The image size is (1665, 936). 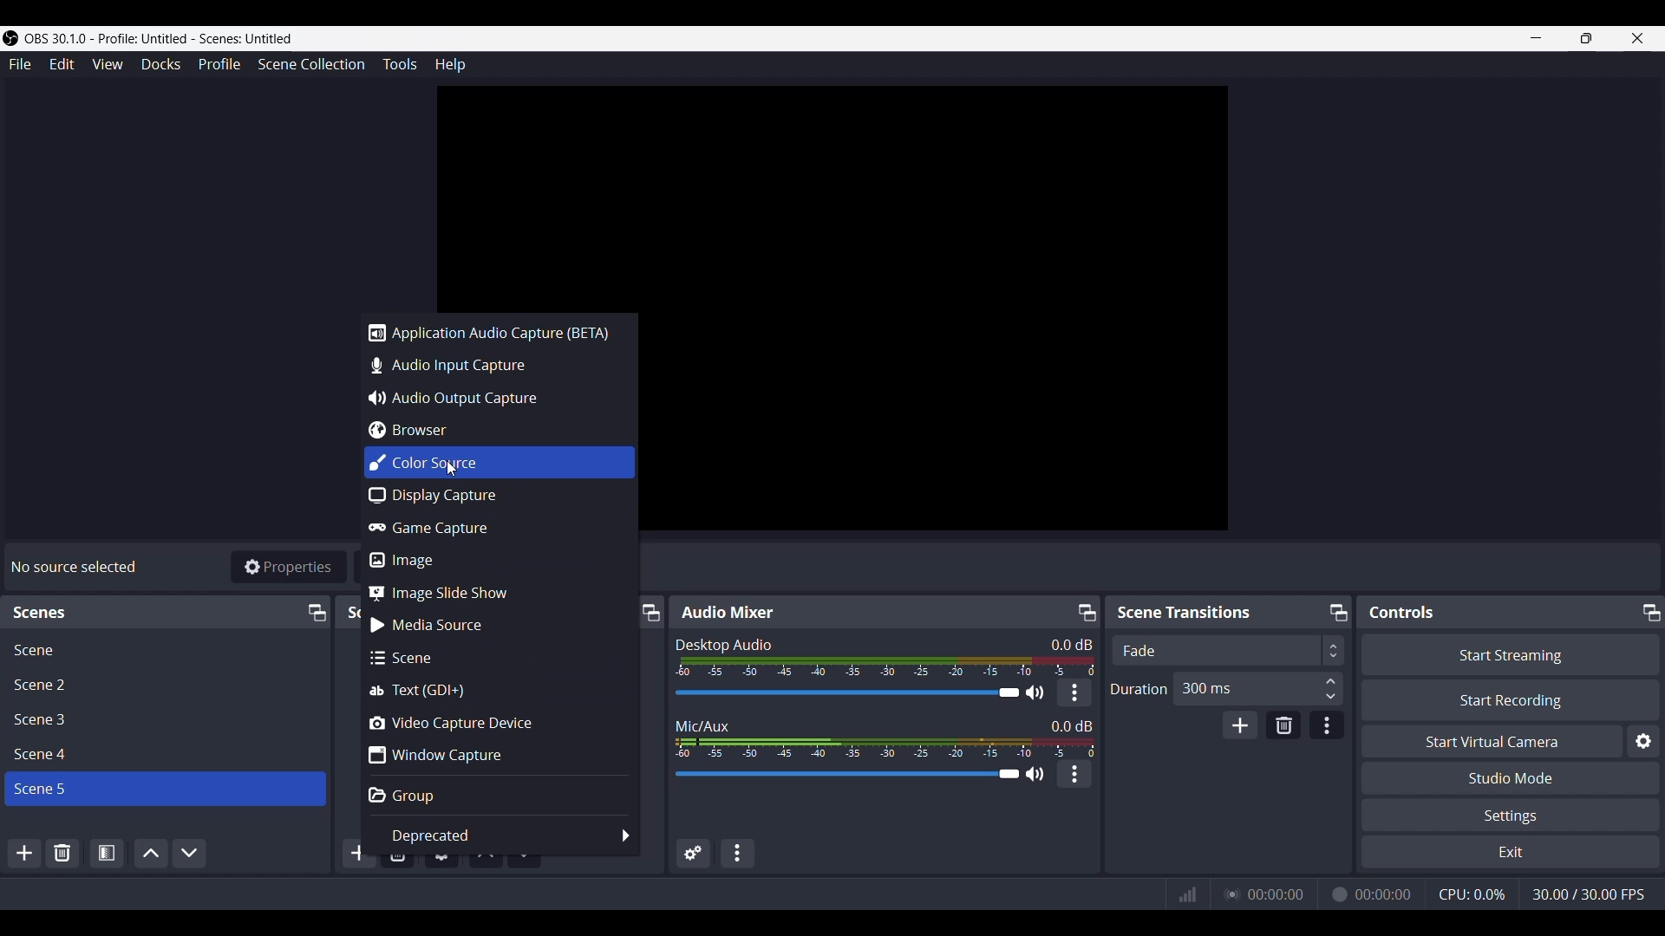 What do you see at coordinates (1070, 725) in the screenshot?
I see `0.0 dB` at bounding box center [1070, 725].